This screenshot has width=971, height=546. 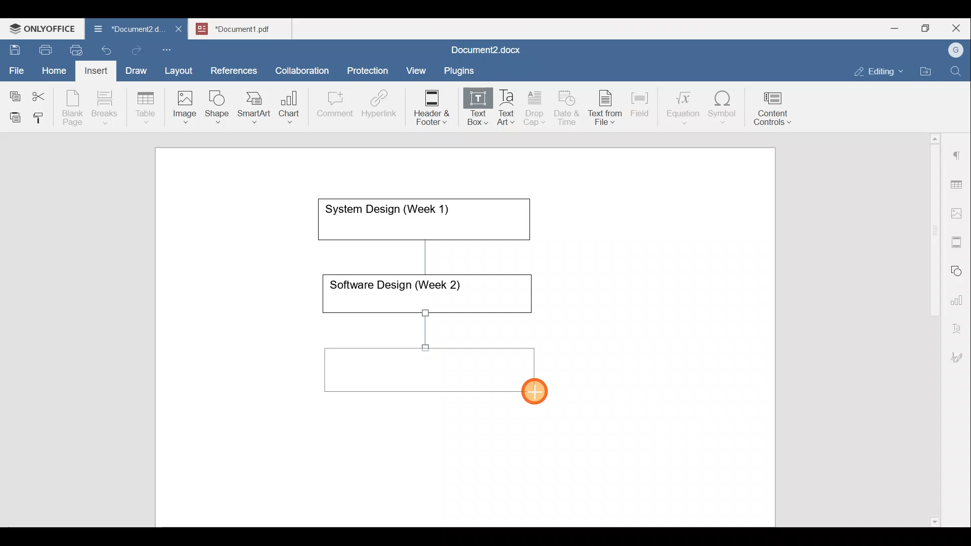 I want to click on Symbol, so click(x=723, y=110).